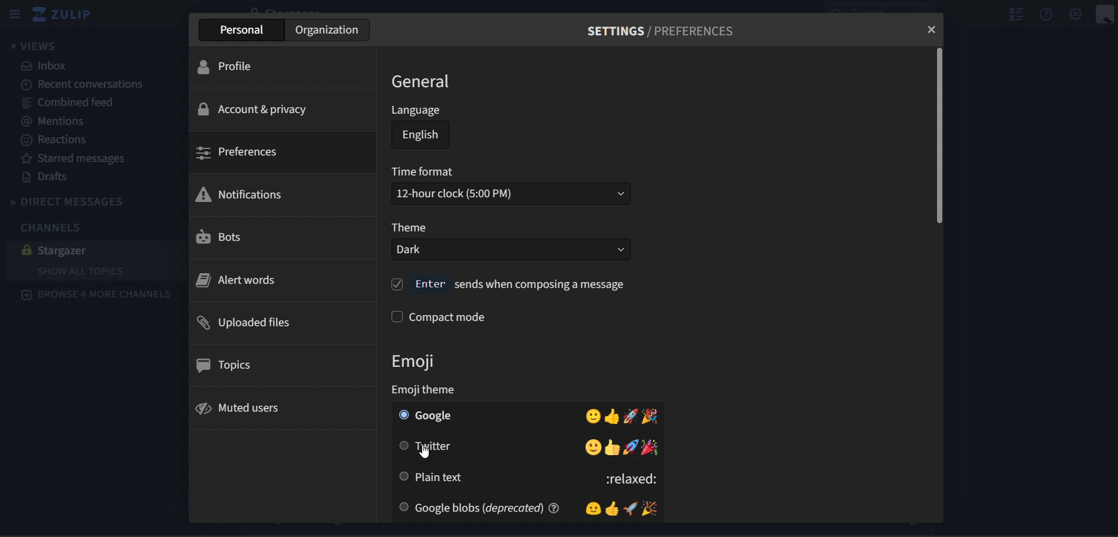  Describe the element at coordinates (932, 28) in the screenshot. I see `close` at that location.